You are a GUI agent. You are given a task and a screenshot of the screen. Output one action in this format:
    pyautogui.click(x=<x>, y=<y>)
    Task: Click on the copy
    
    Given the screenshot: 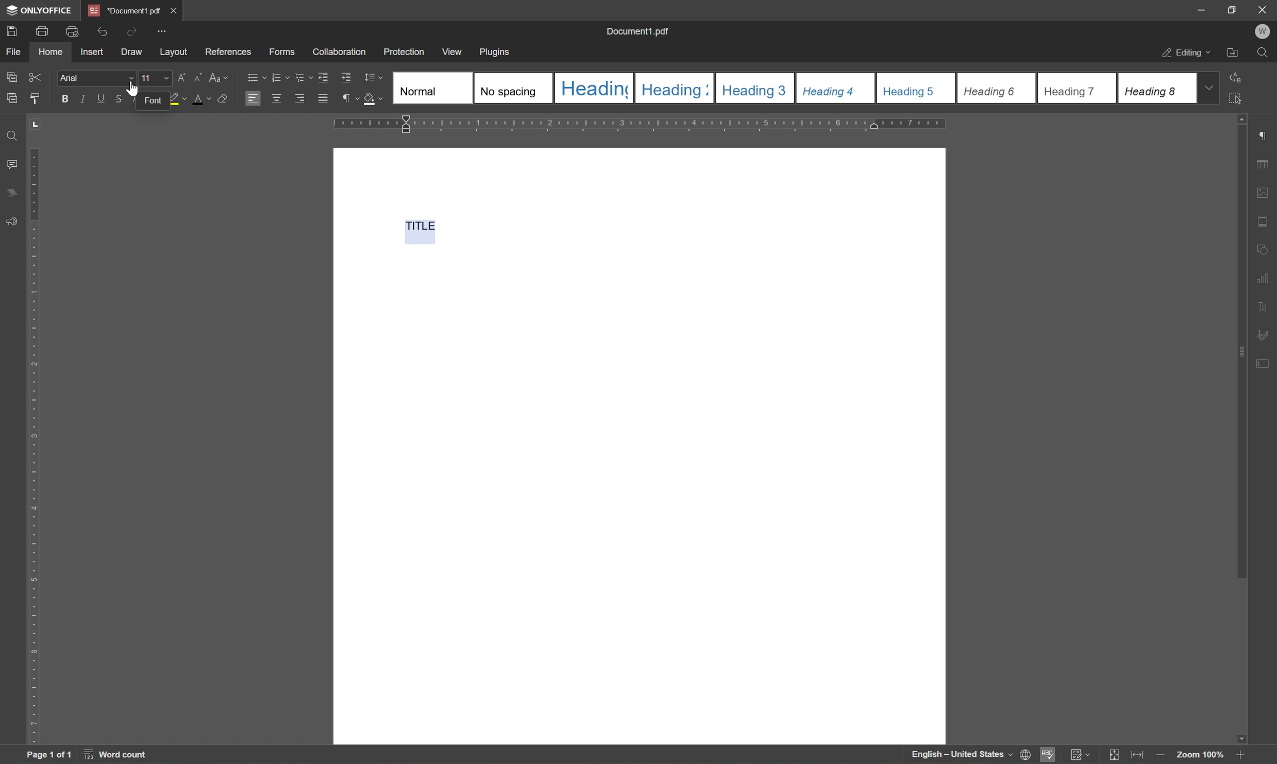 What is the action you would take?
    pyautogui.click(x=9, y=78)
    